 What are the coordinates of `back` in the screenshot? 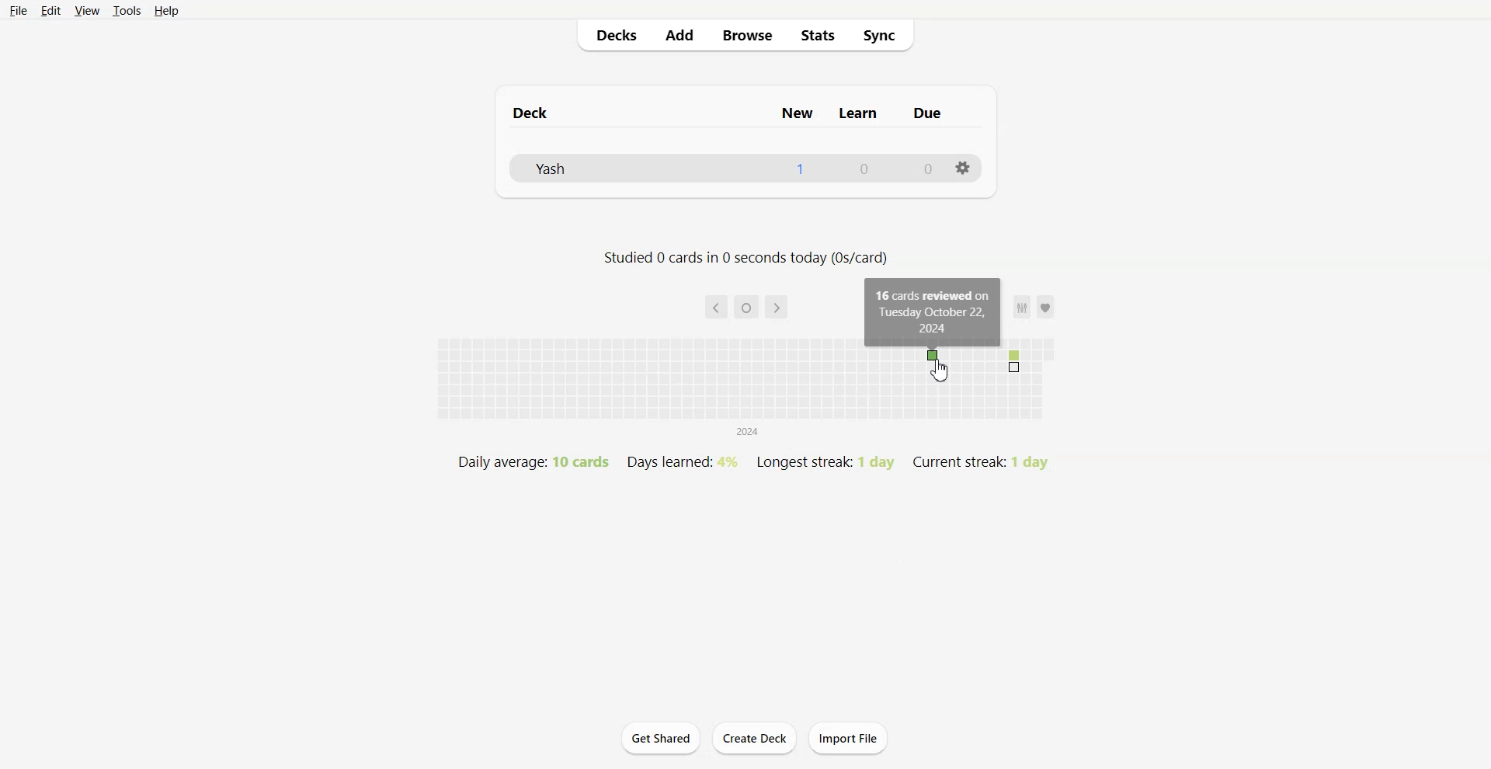 It's located at (716, 307).